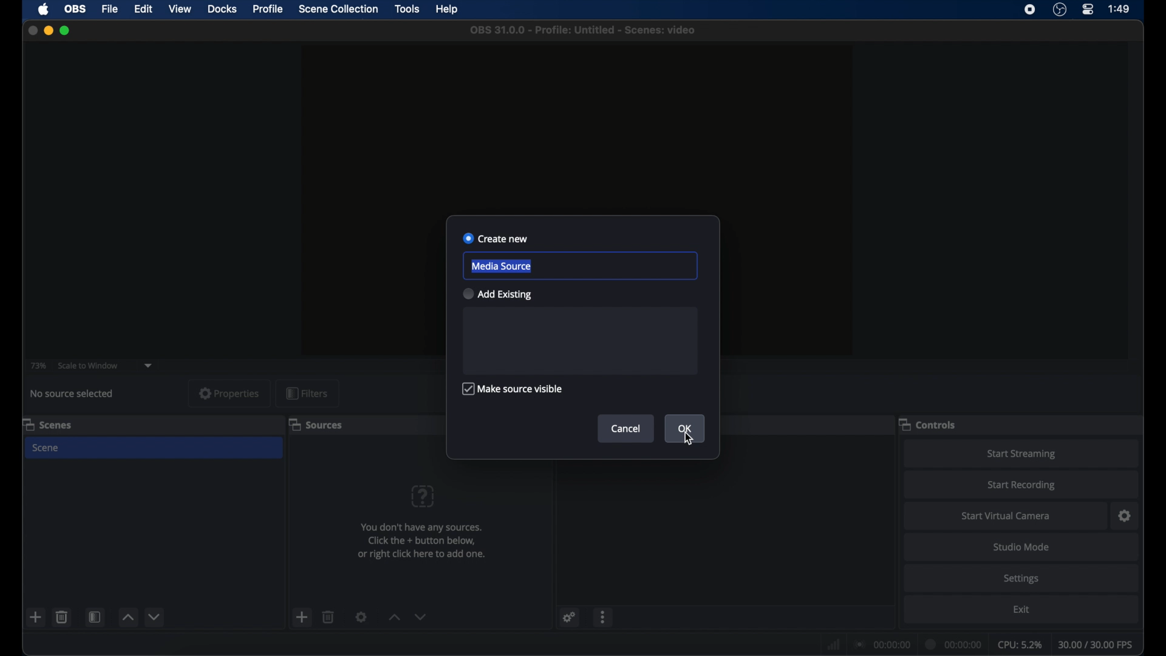 This screenshot has height=656, width=1166. Describe the element at coordinates (43, 10) in the screenshot. I see `apple icon` at that location.